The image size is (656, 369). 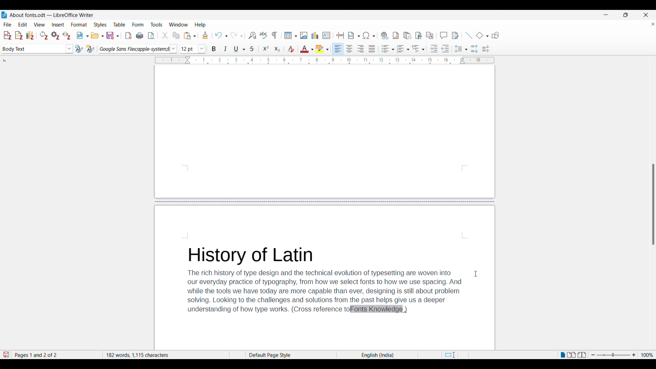 I want to click on Add/Edit bibliography, so click(x=30, y=36).